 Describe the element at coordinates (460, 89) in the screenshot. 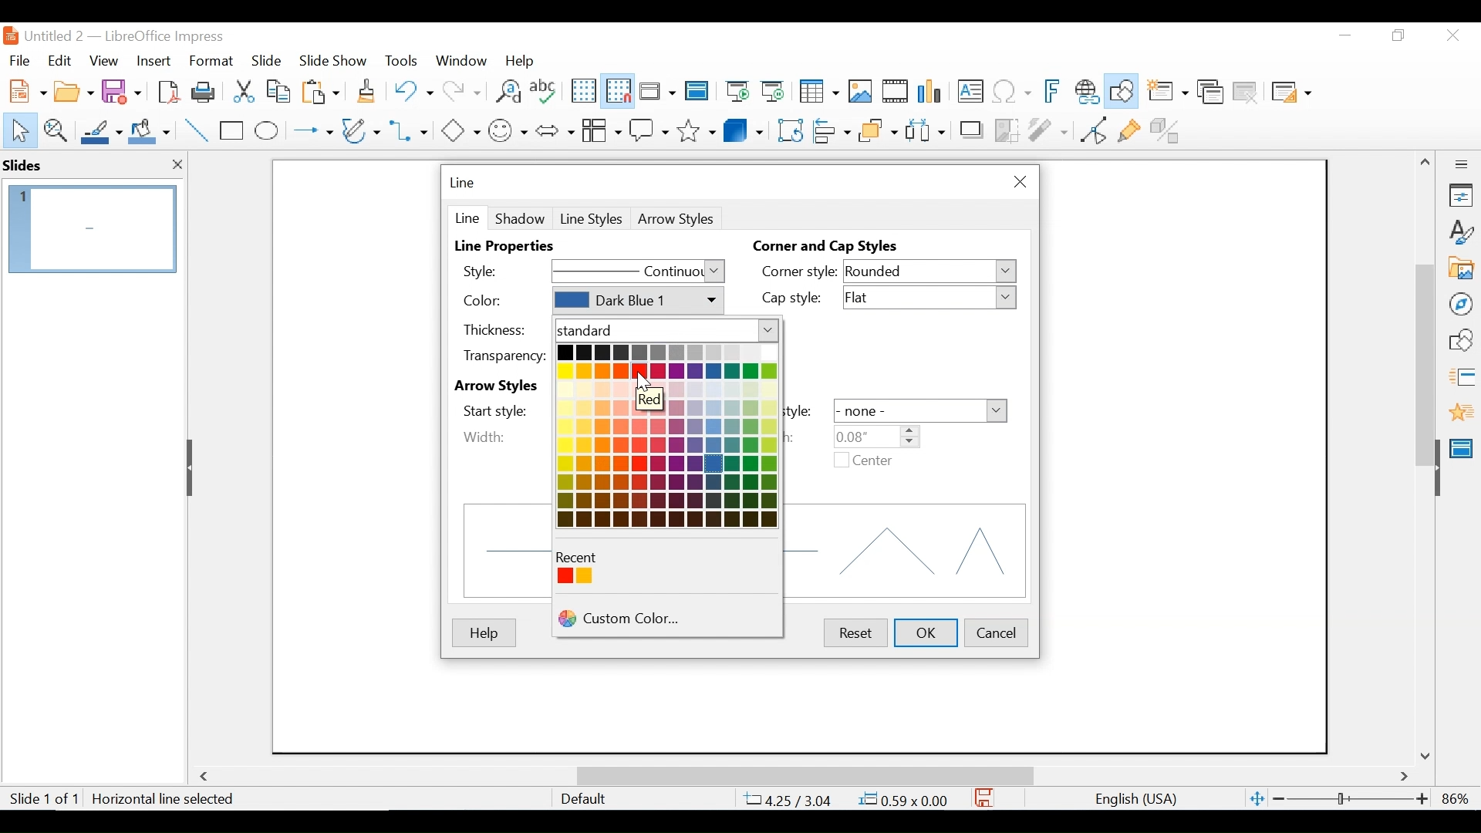

I see `Redo` at that location.